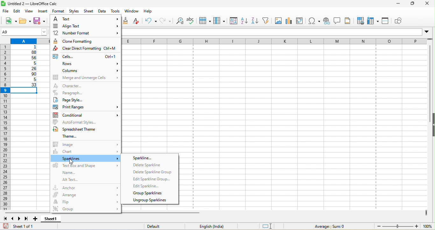 This screenshot has width=435, height=230. Describe the element at coordinates (326, 22) in the screenshot. I see `hyperlink` at that location.